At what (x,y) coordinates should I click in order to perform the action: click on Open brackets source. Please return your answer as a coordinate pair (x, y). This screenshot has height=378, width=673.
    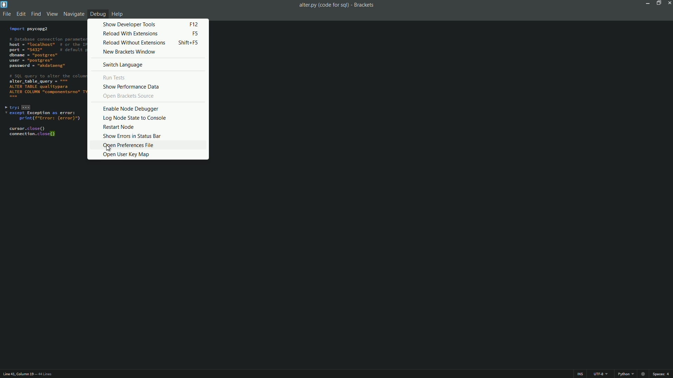
    Looking at the image, I should click on (147, 97).